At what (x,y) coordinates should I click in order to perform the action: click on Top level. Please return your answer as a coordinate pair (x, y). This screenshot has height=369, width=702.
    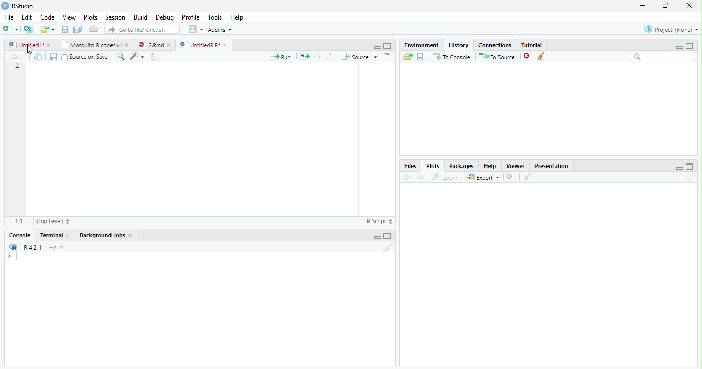
    Looking at the image, I should click on (54, 222).